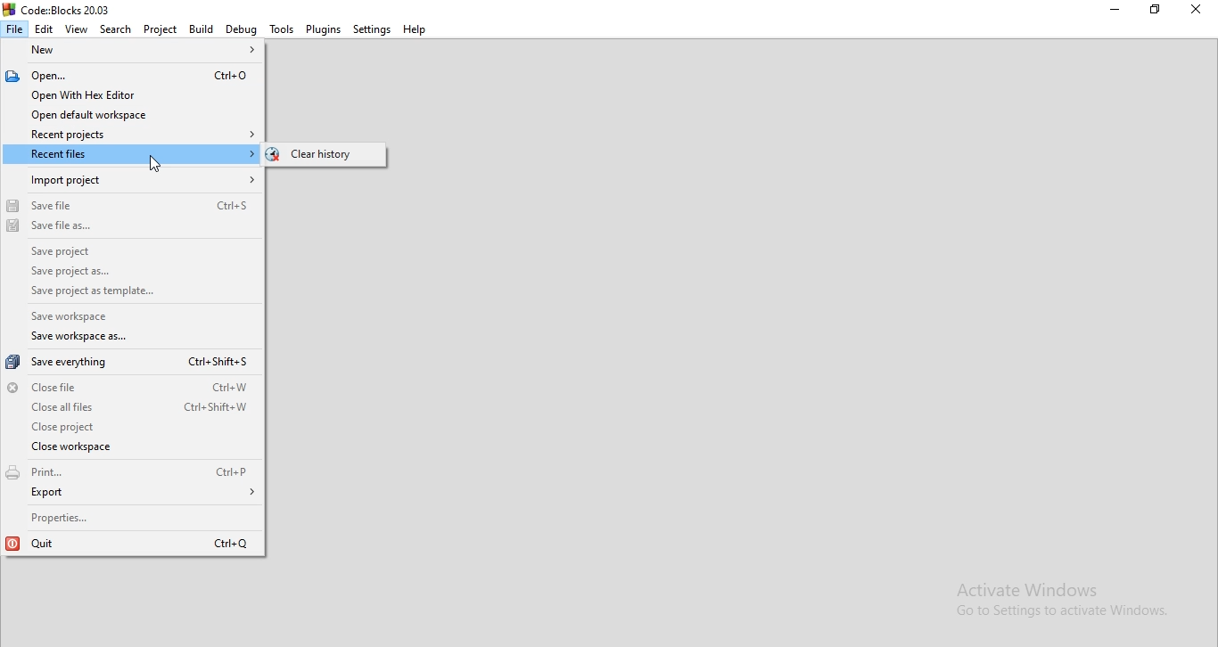 The height and width of the screenshot is (647, 1218). What do you see at coordinates (130, 407) in the screenshot?
I see `Close all files` at bounding box center [130, 407].